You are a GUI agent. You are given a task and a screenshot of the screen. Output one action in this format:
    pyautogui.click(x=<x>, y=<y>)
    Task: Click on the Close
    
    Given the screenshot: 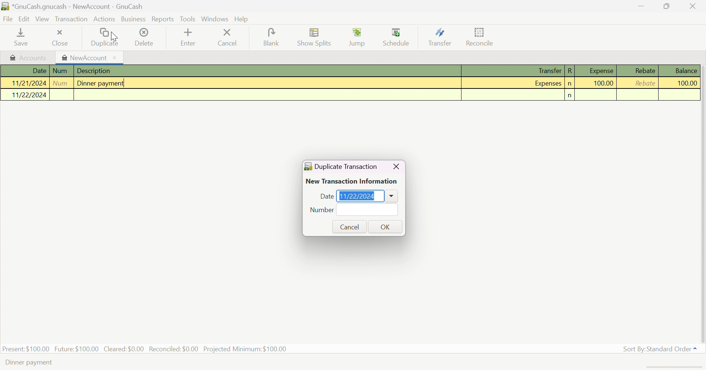 What is the action you would take?
    pyautogui.click(x=693, y=6)
    